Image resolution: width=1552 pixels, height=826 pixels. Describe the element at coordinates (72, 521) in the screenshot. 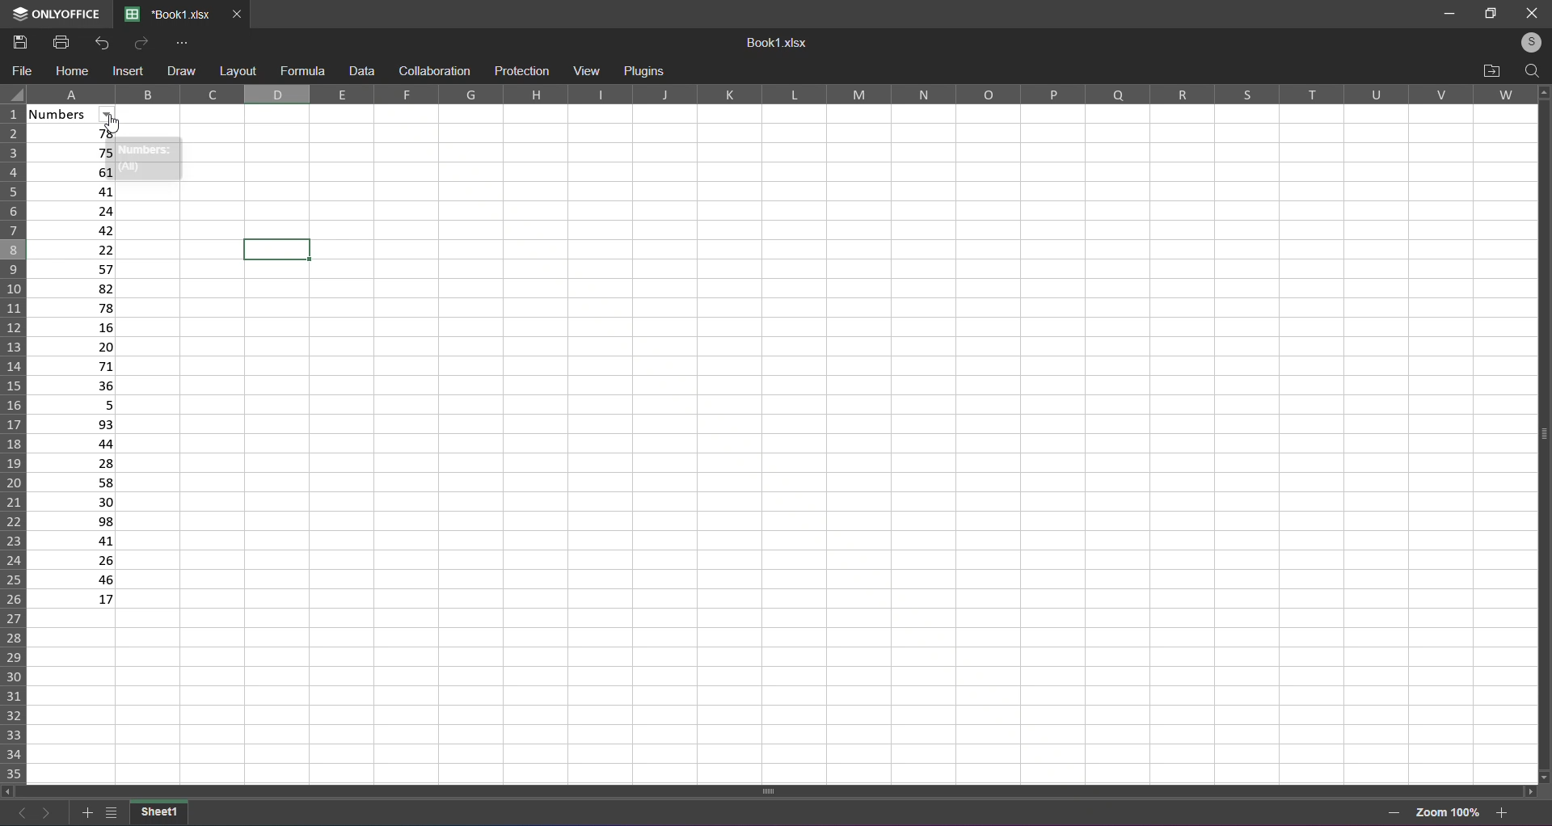

I see `98` at that location.